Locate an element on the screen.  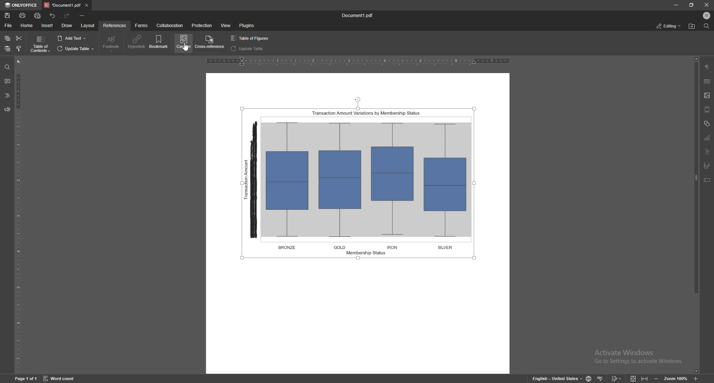
bookmark is located at coordinates (160, 42).